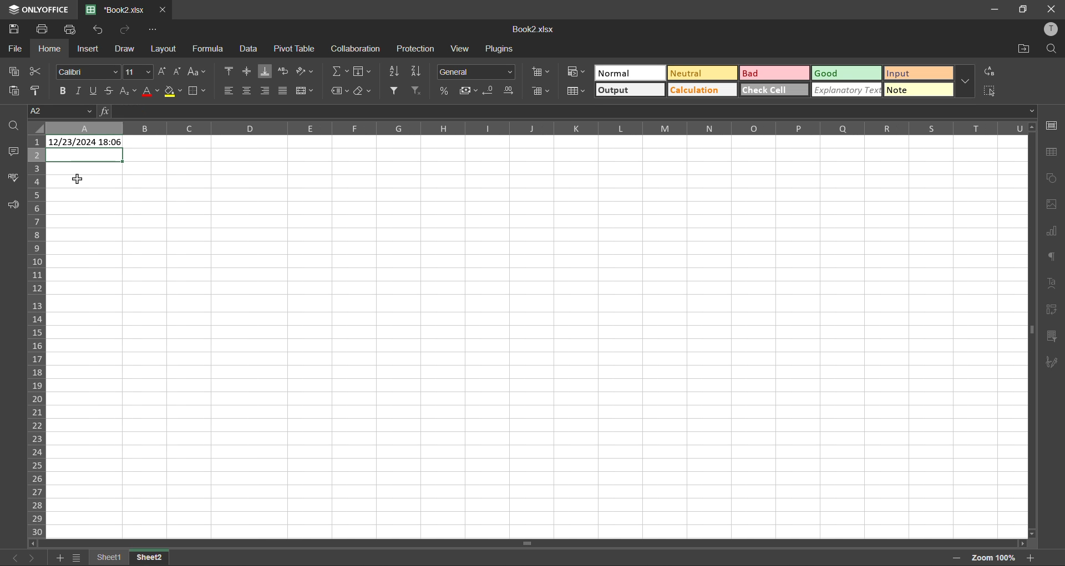 Image resolution: width=1065 pixels, height=566 pixels. Describe the element at coordinates (60, 112) in the screenshot. I see `A1` at that location.